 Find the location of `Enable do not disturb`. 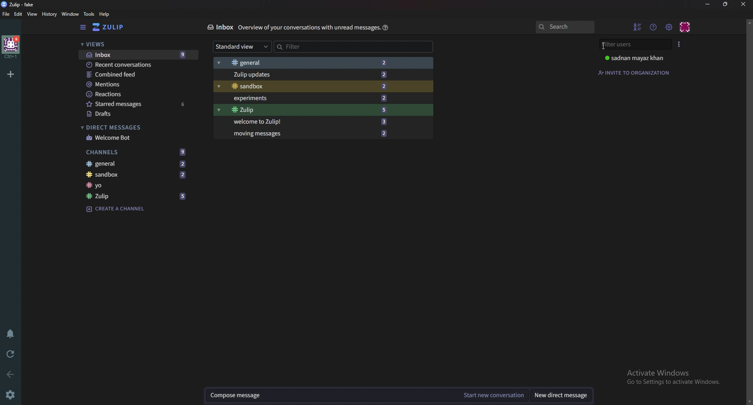

Enable do not disturb is located at coordinates (12, 333).